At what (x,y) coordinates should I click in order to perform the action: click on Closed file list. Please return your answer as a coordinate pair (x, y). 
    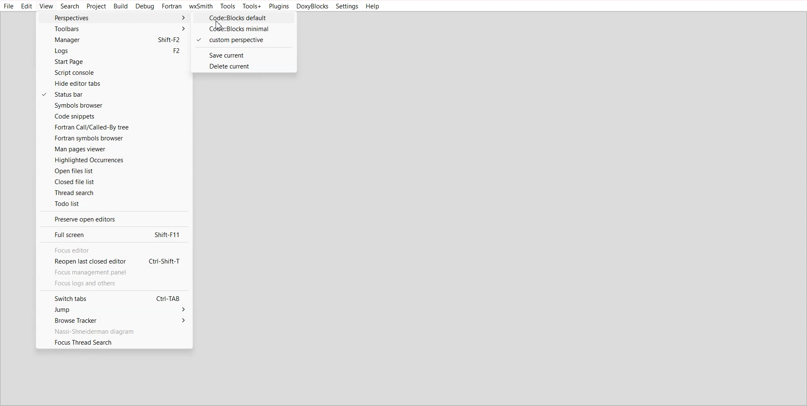
    Looking at the image, I should click on (114, 182).